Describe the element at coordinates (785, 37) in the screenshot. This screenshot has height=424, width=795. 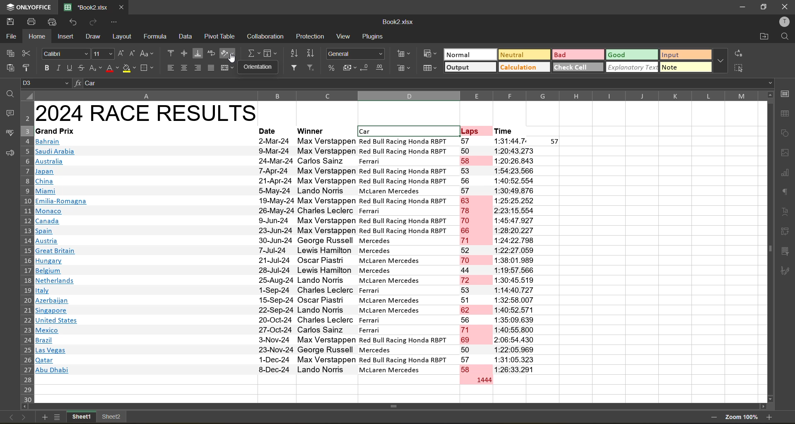
I see `find` at that location.